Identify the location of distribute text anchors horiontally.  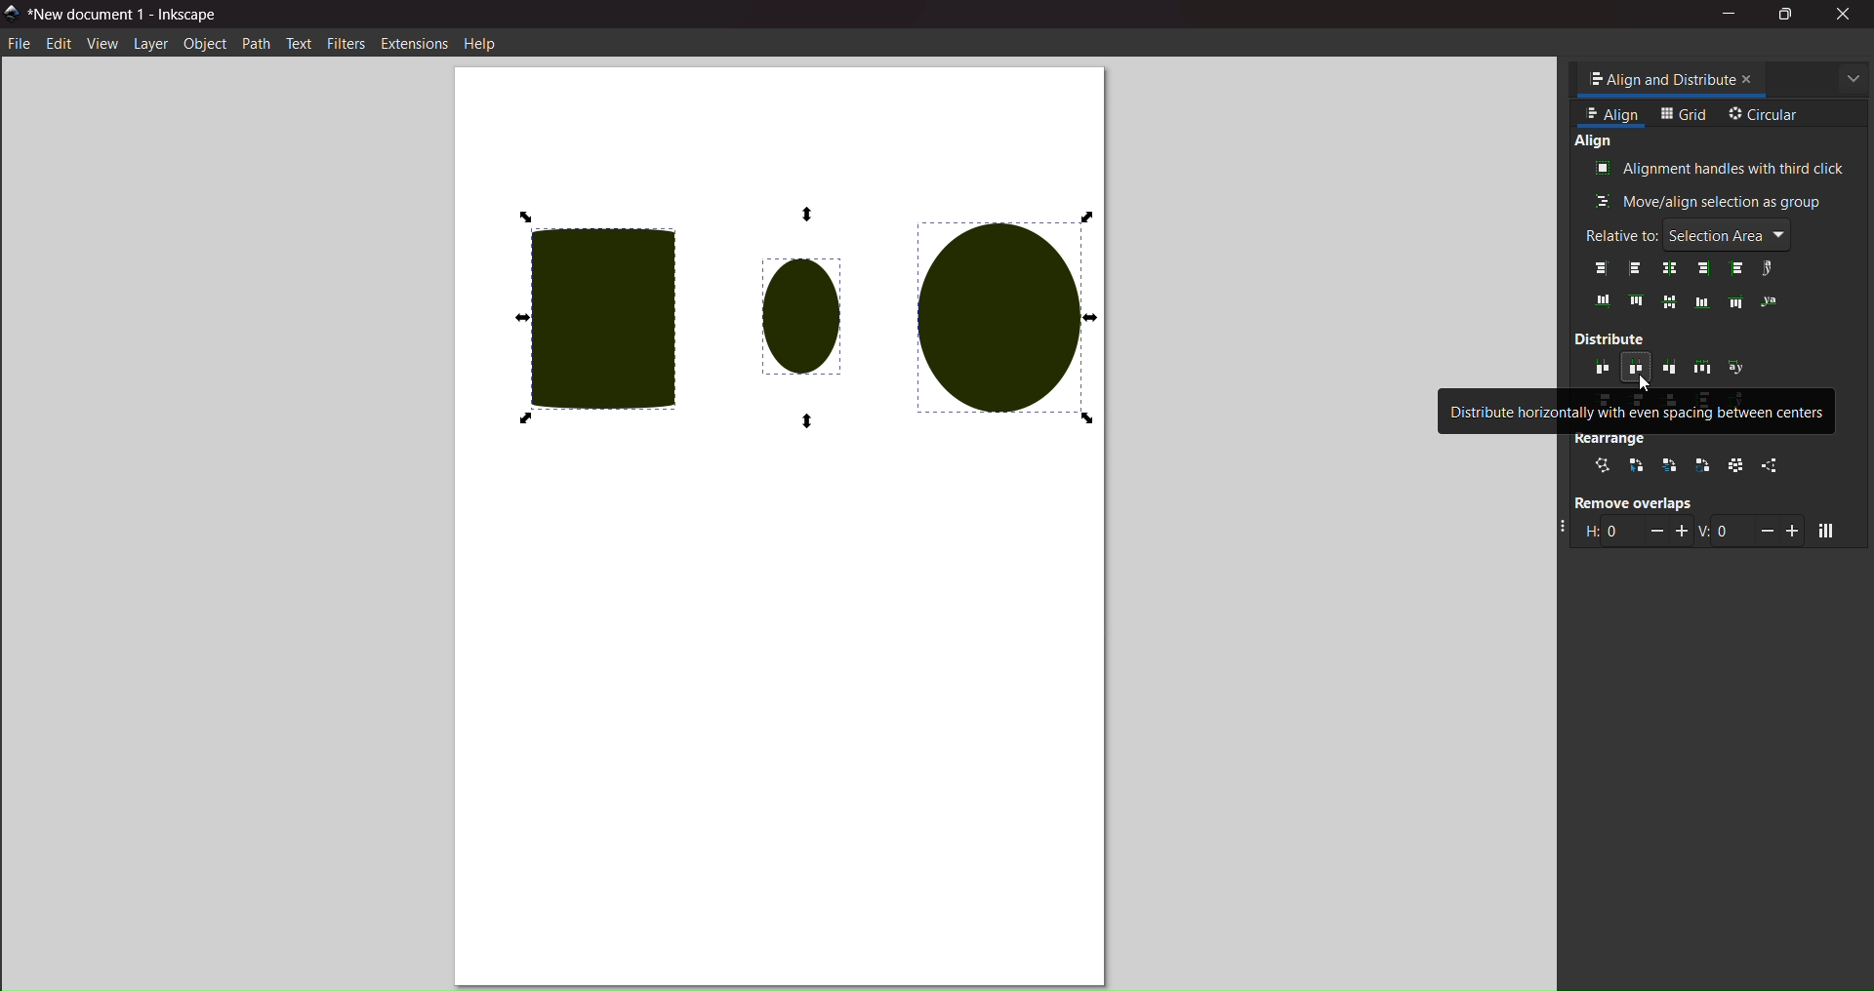
(1738, 367).